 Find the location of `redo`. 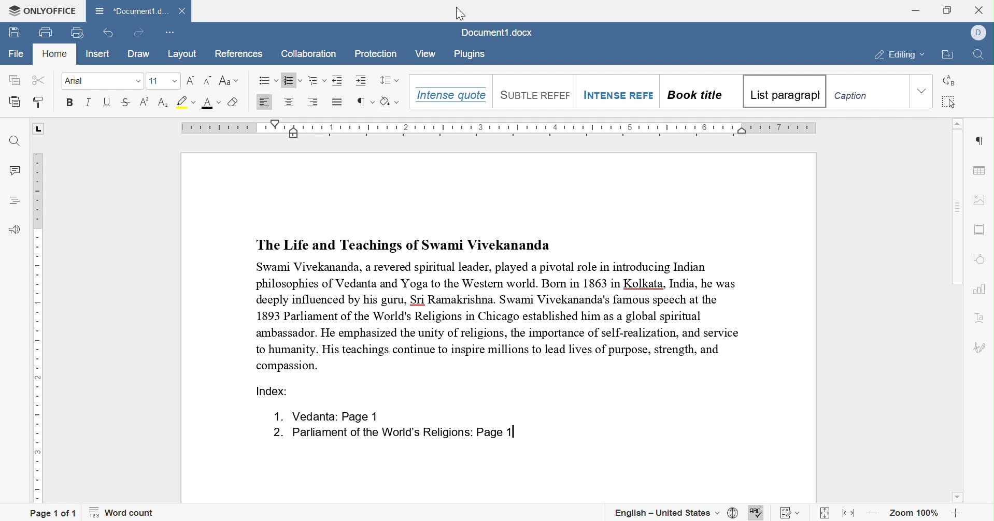

redo is located at coordinates (137, 33).